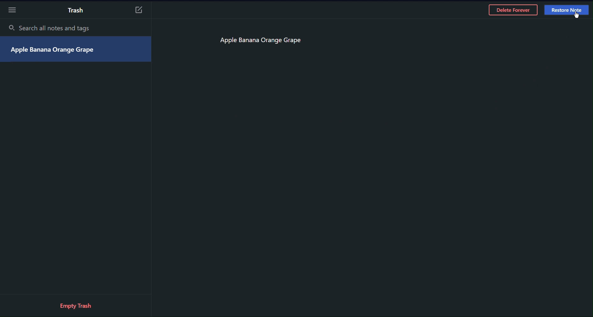 This screenshot has height=317, width=593. What do you see at coordinates (138, 9) in the screenshot?
I see `New Notes` at bounding box center [138, 9].